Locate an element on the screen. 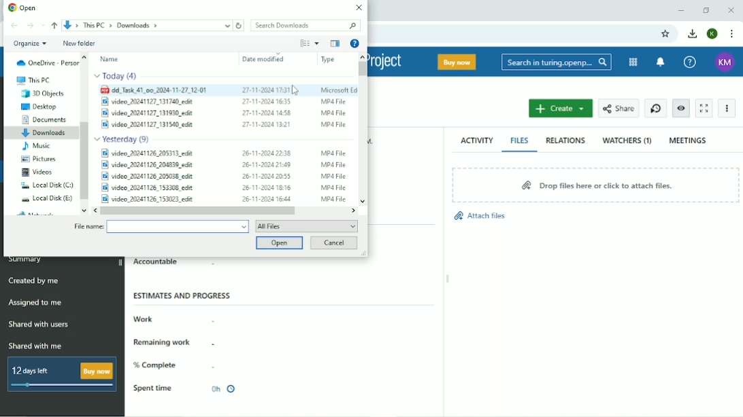 This screenshot has width=743, height=417. File name is located at coordinates (87, 228).